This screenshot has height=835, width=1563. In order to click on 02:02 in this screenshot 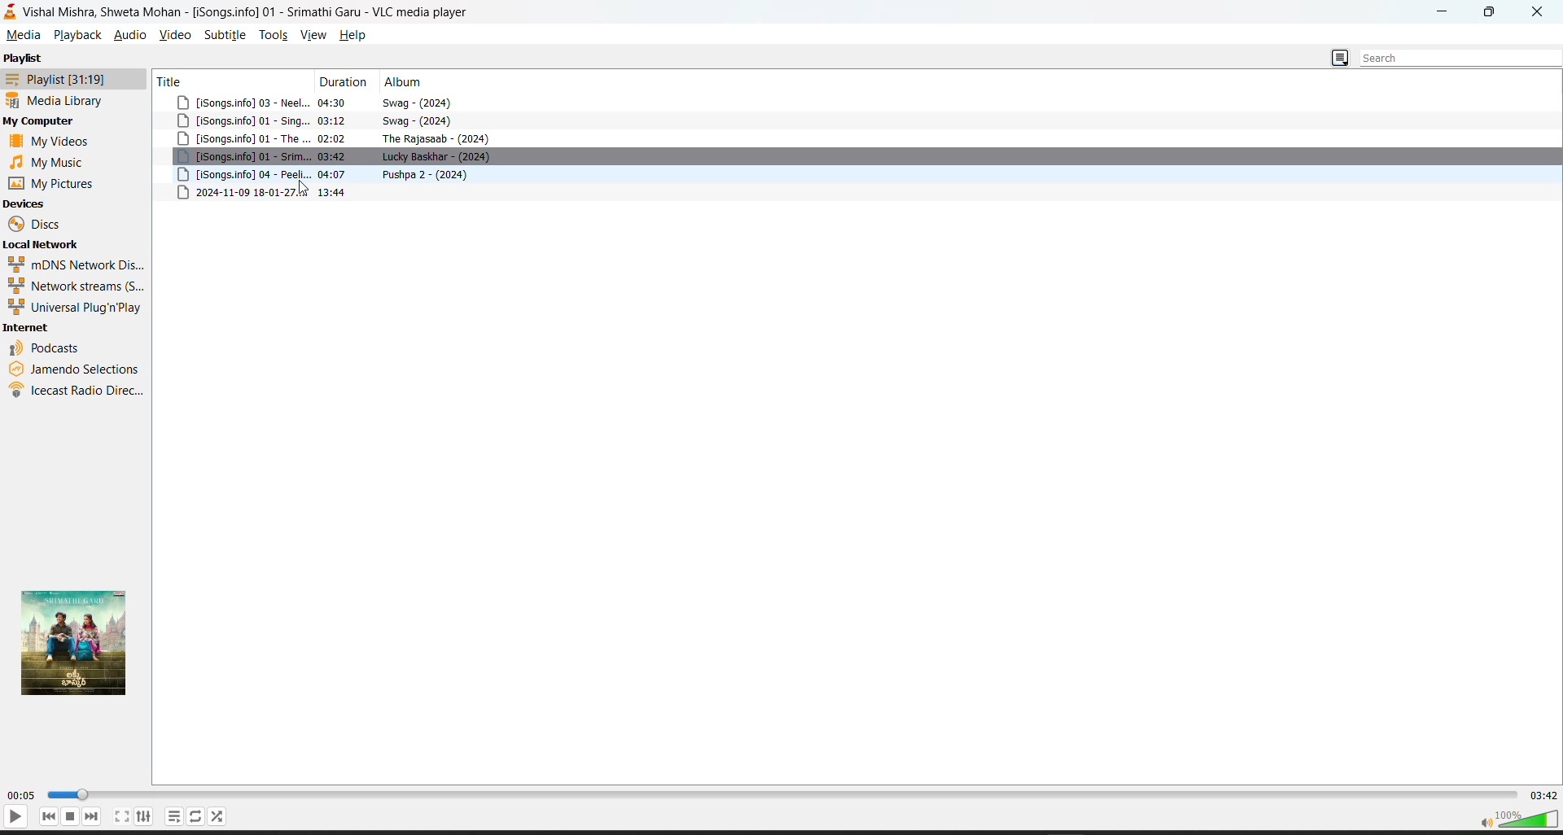, I will do `click(335, 138)`.